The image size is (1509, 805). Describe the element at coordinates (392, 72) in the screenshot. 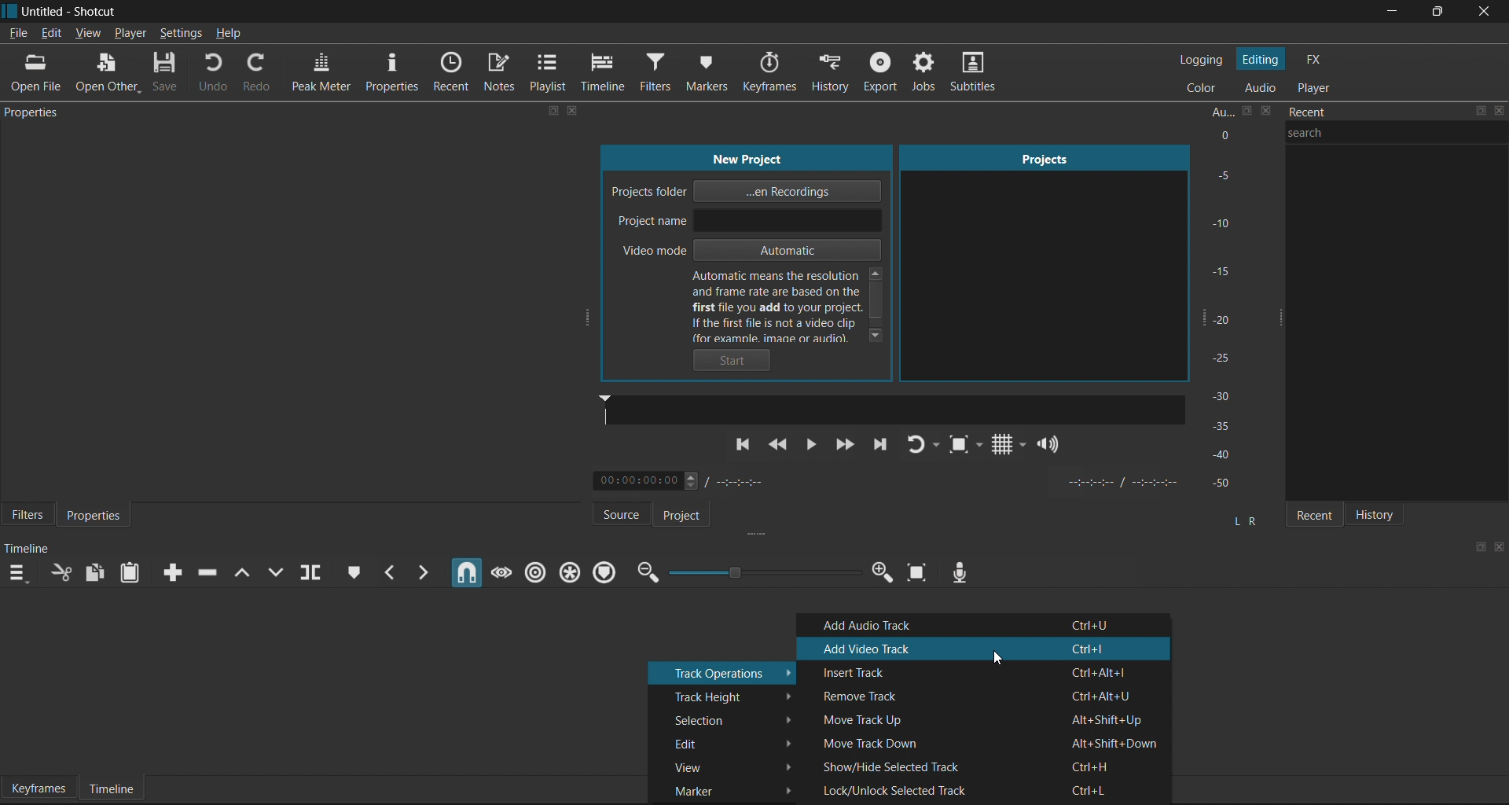

I see `Properties` at that location.